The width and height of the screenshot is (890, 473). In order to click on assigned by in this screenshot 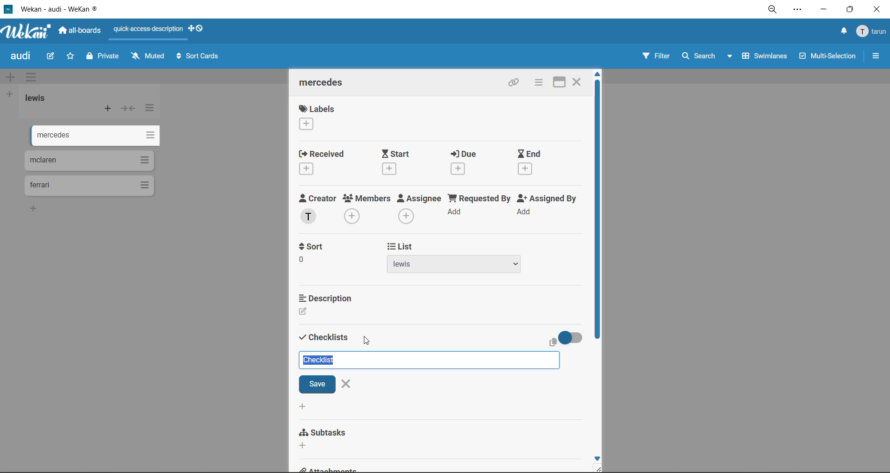, I will do `click(549, 208)`.